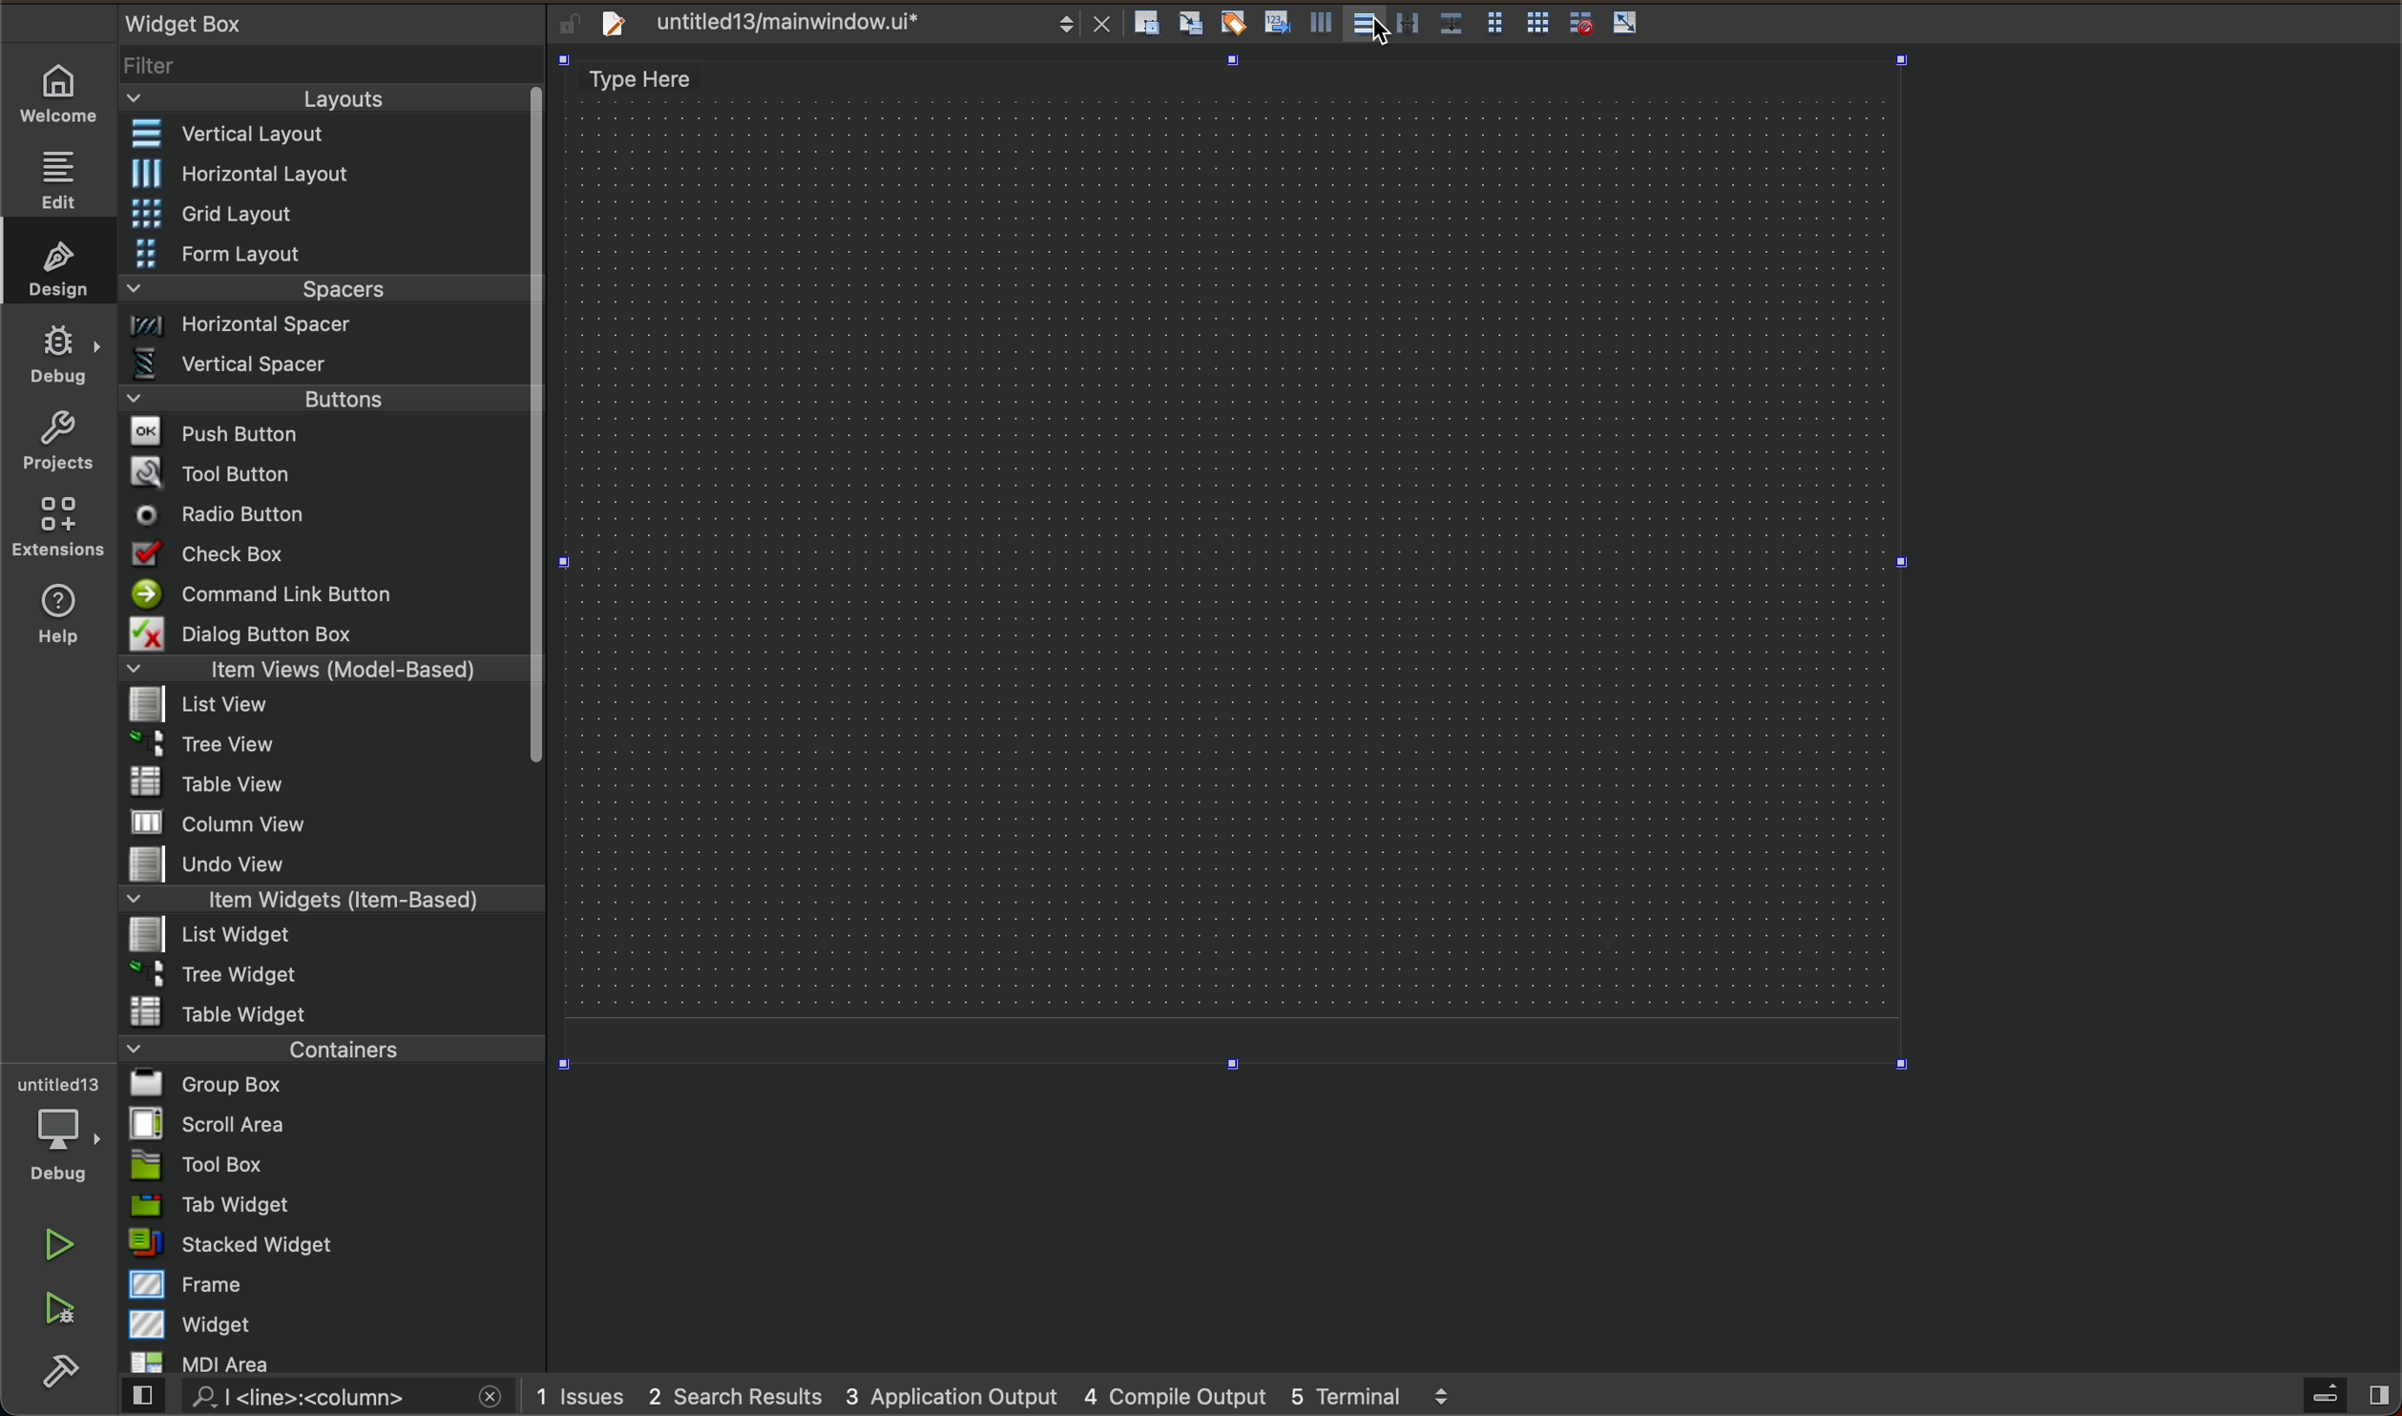 The image size is (2402, 1416). What do you see at coordinates (56, 261) in the screenshot?
I see `design` at bounding box center [56, 261].